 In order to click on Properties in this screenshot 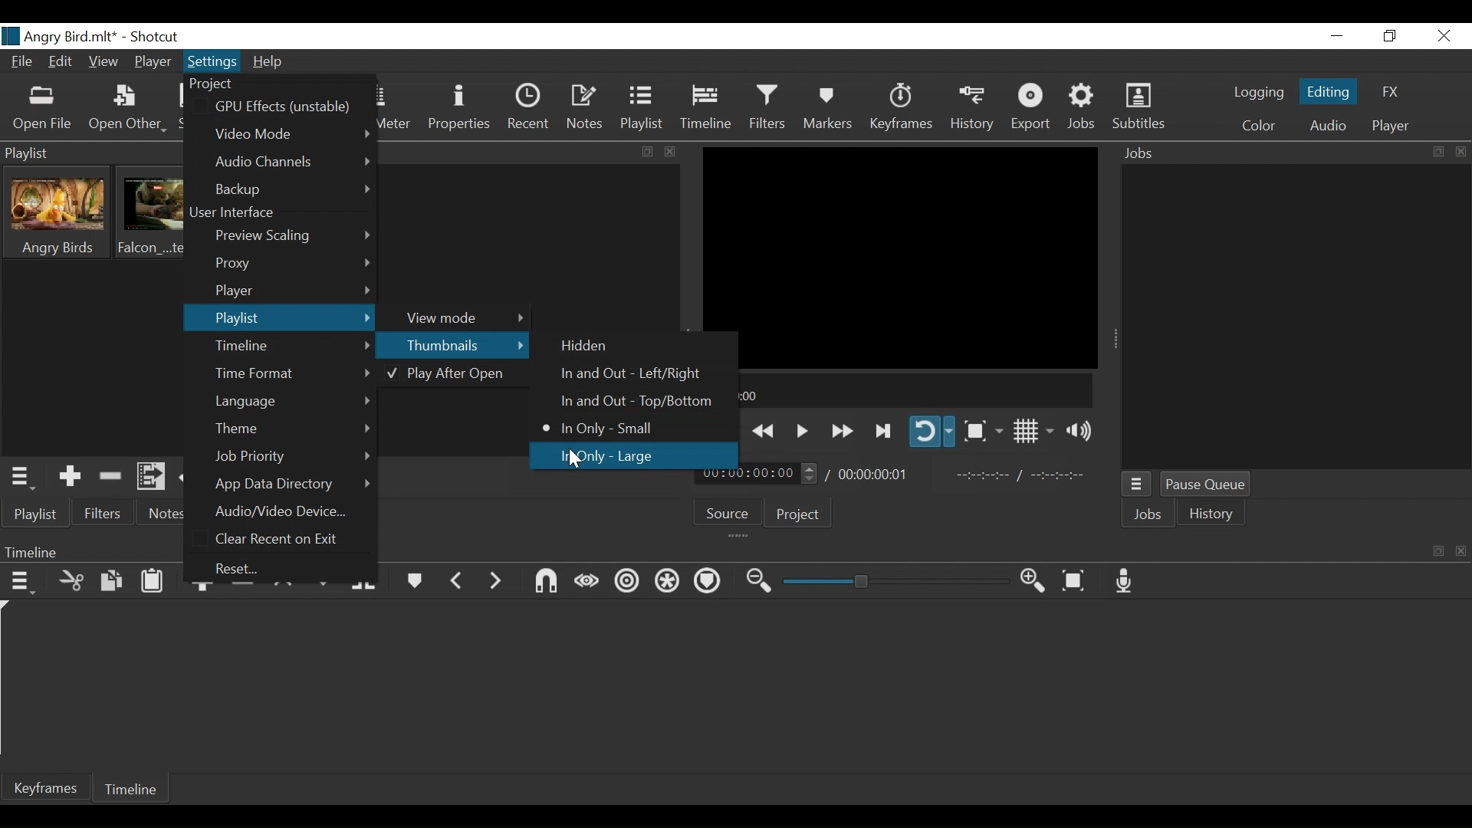, I will do `click(459, 110)`.